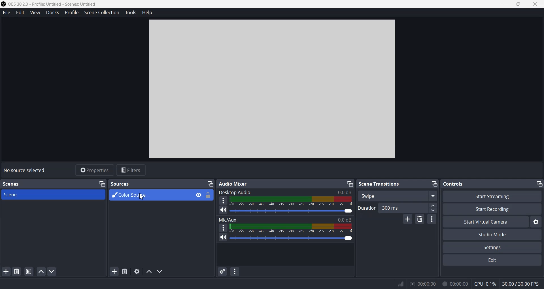  Describe the element at coordinates (149, 271) in the screenshot. I see `Move source Up` at that location.